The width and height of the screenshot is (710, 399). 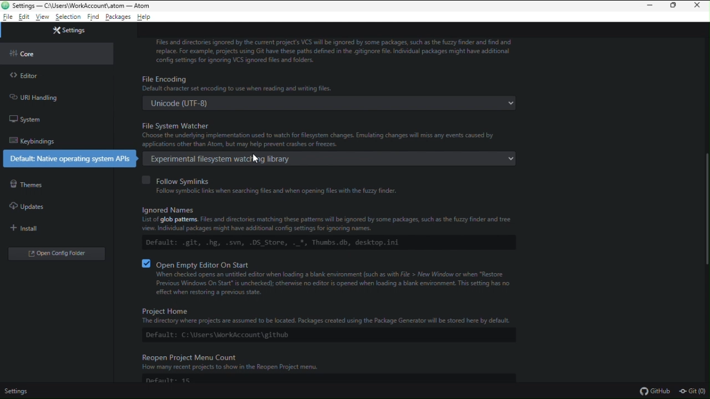 I want to click on git, so click(x=693, y=392).